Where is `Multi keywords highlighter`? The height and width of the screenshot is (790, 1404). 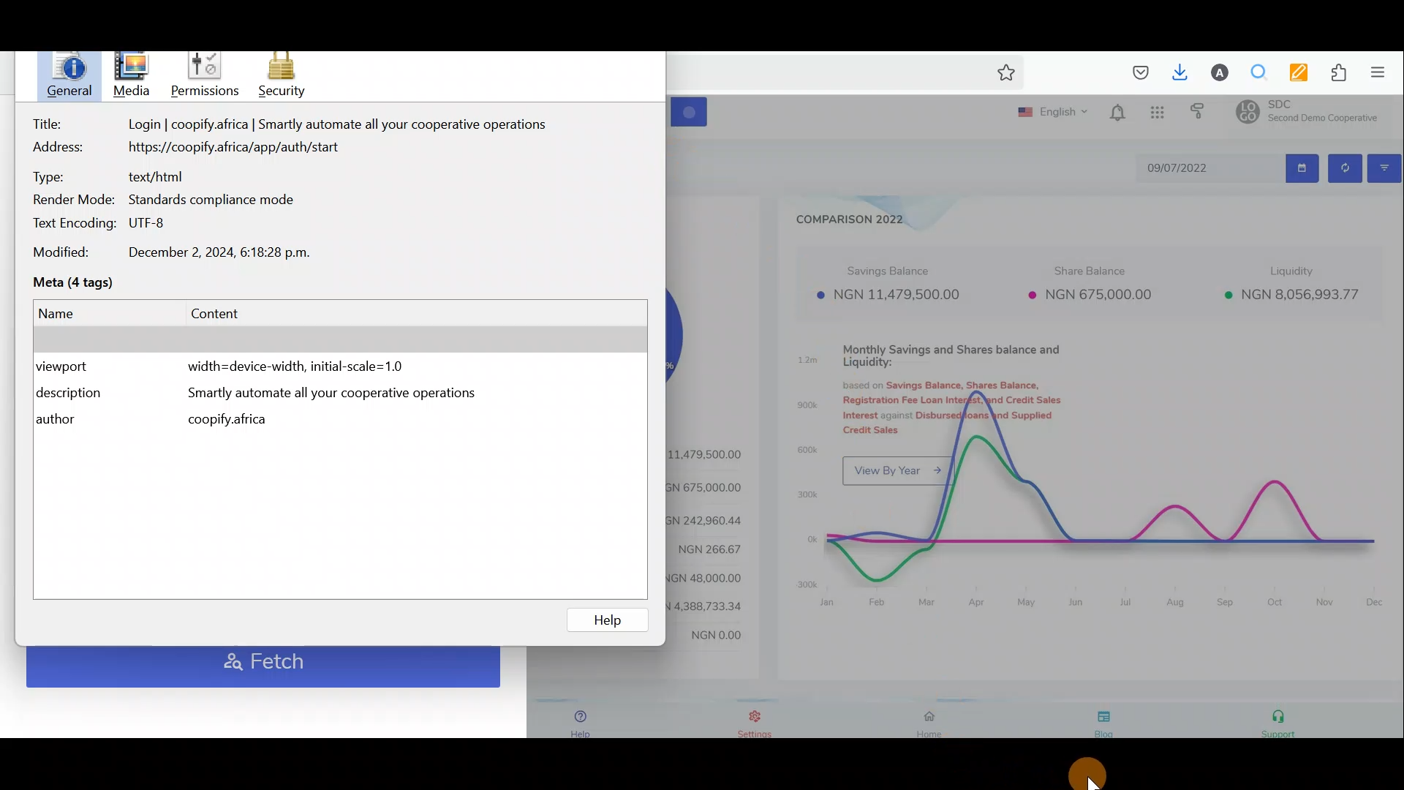 Multi keywords highlighter is located at coordinates (1292, 72).